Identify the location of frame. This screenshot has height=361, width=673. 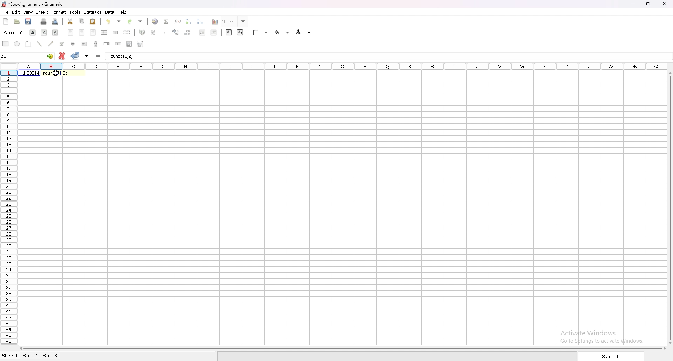
(28, 43).